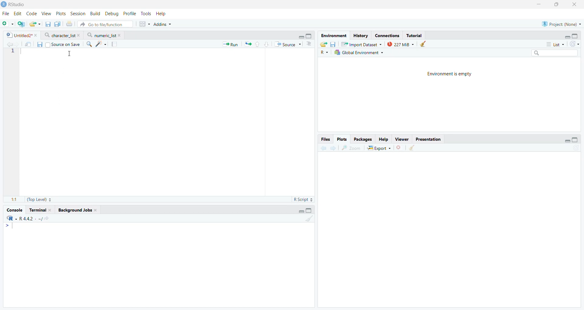 This screenshot has width=584, height=310. Describe the element at coordinates (147, 14) in the screenshot. I see `Tools` at that location.